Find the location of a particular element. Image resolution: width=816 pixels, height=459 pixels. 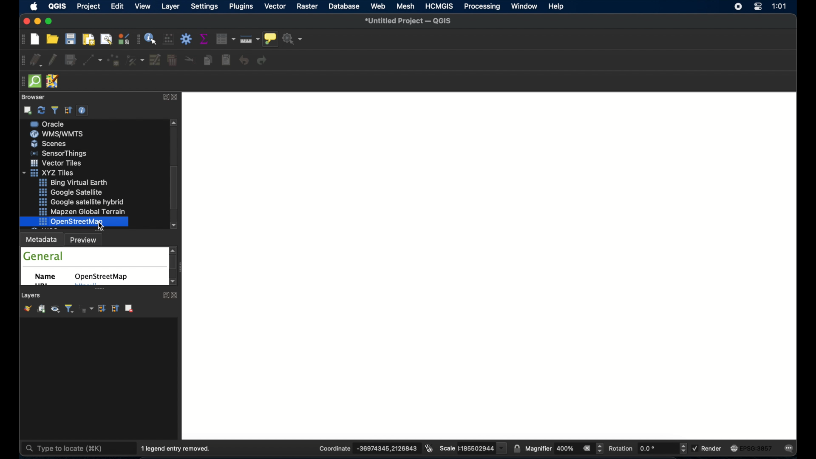

modify. attributes is located at coordinates (156, 61).